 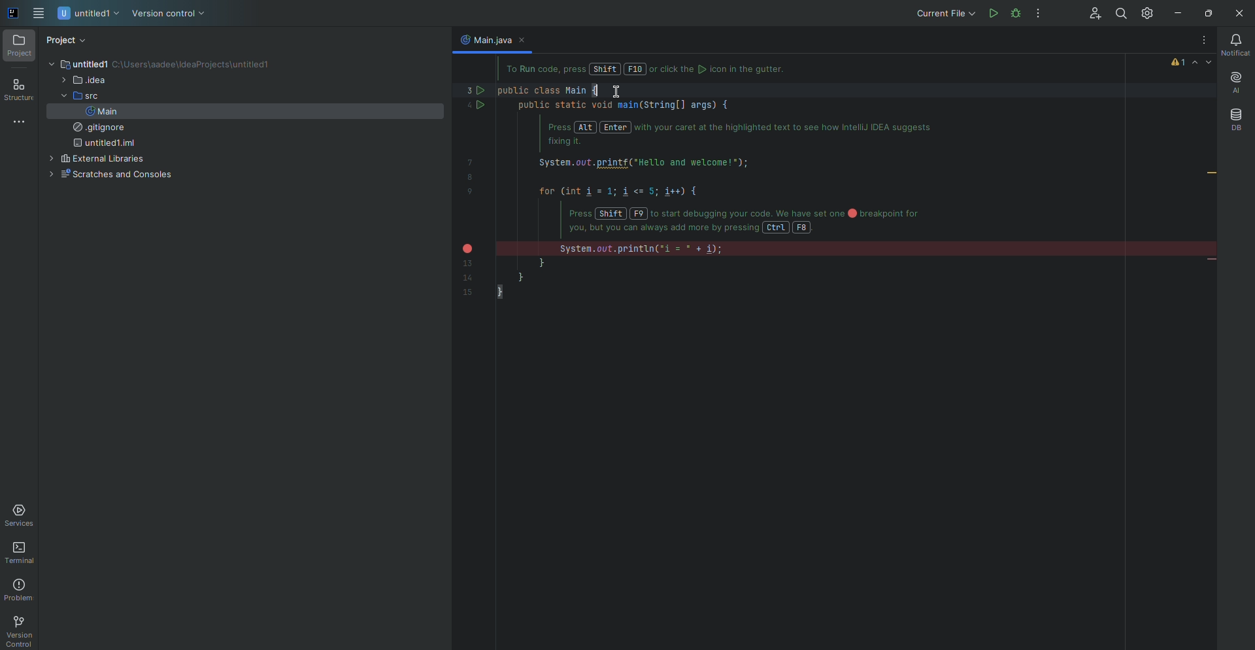 I want to click on Untitled 1, so click(x=76, y=61).